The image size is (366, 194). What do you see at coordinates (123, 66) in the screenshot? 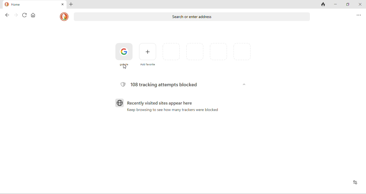
I see `cursor` at bounding box center [123, 66].